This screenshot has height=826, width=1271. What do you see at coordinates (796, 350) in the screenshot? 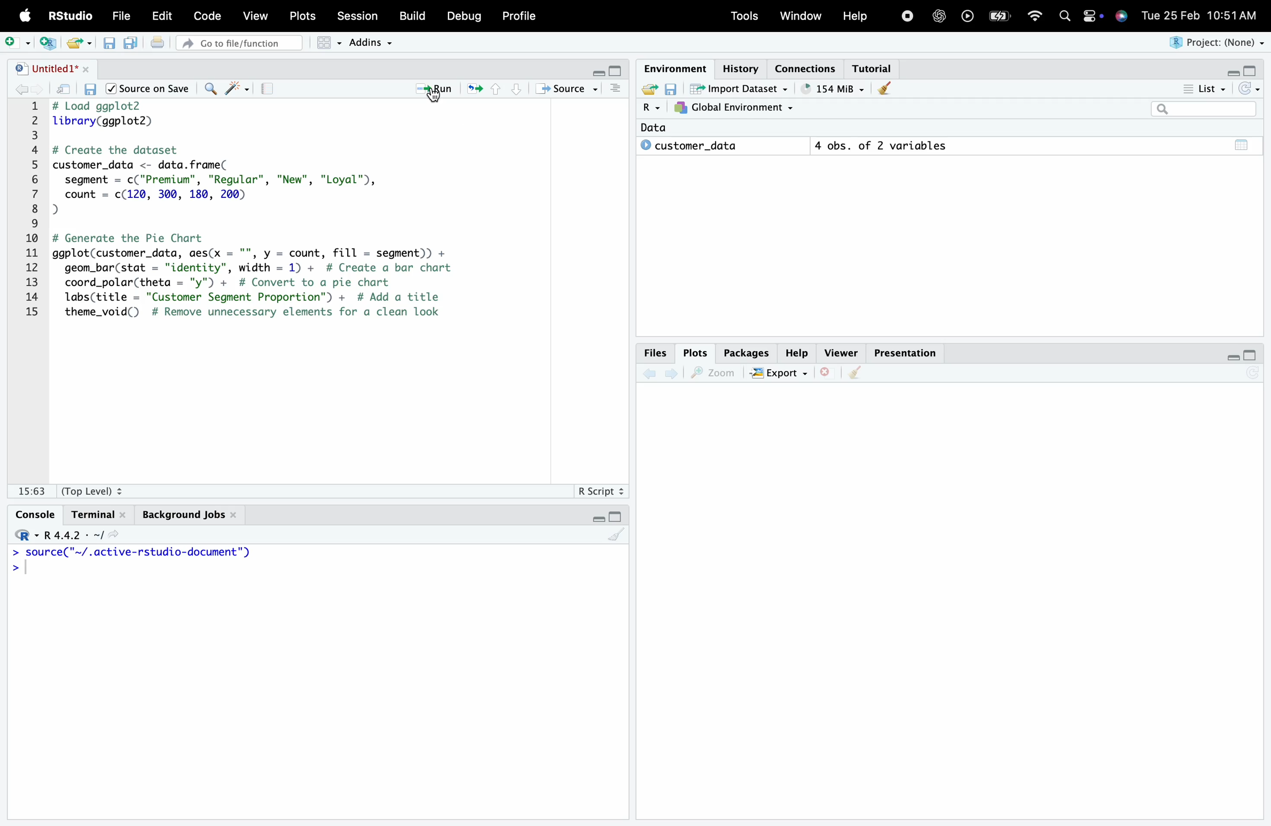
I see `Help` at bounding box center [796, 350].